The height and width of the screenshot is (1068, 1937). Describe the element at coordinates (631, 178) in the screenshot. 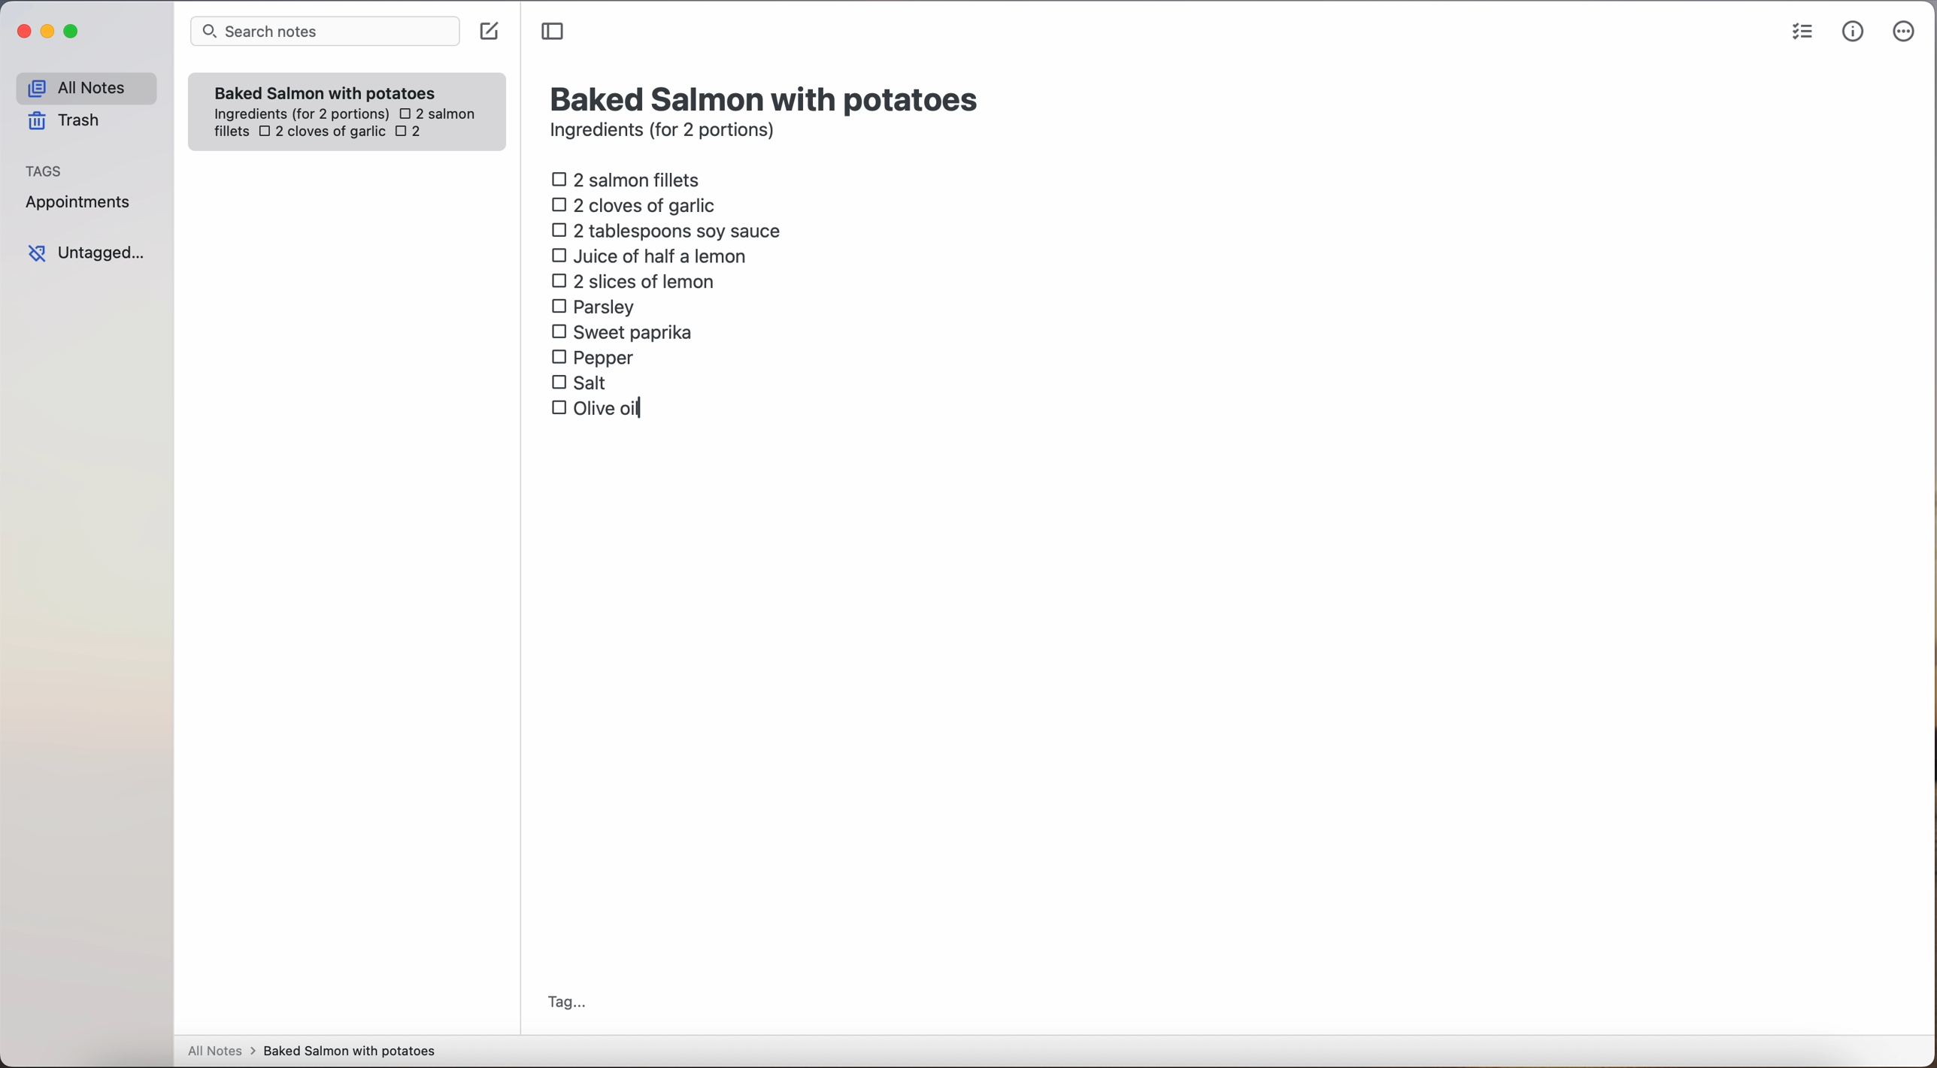

I see `2 salmon fillets` at that location.